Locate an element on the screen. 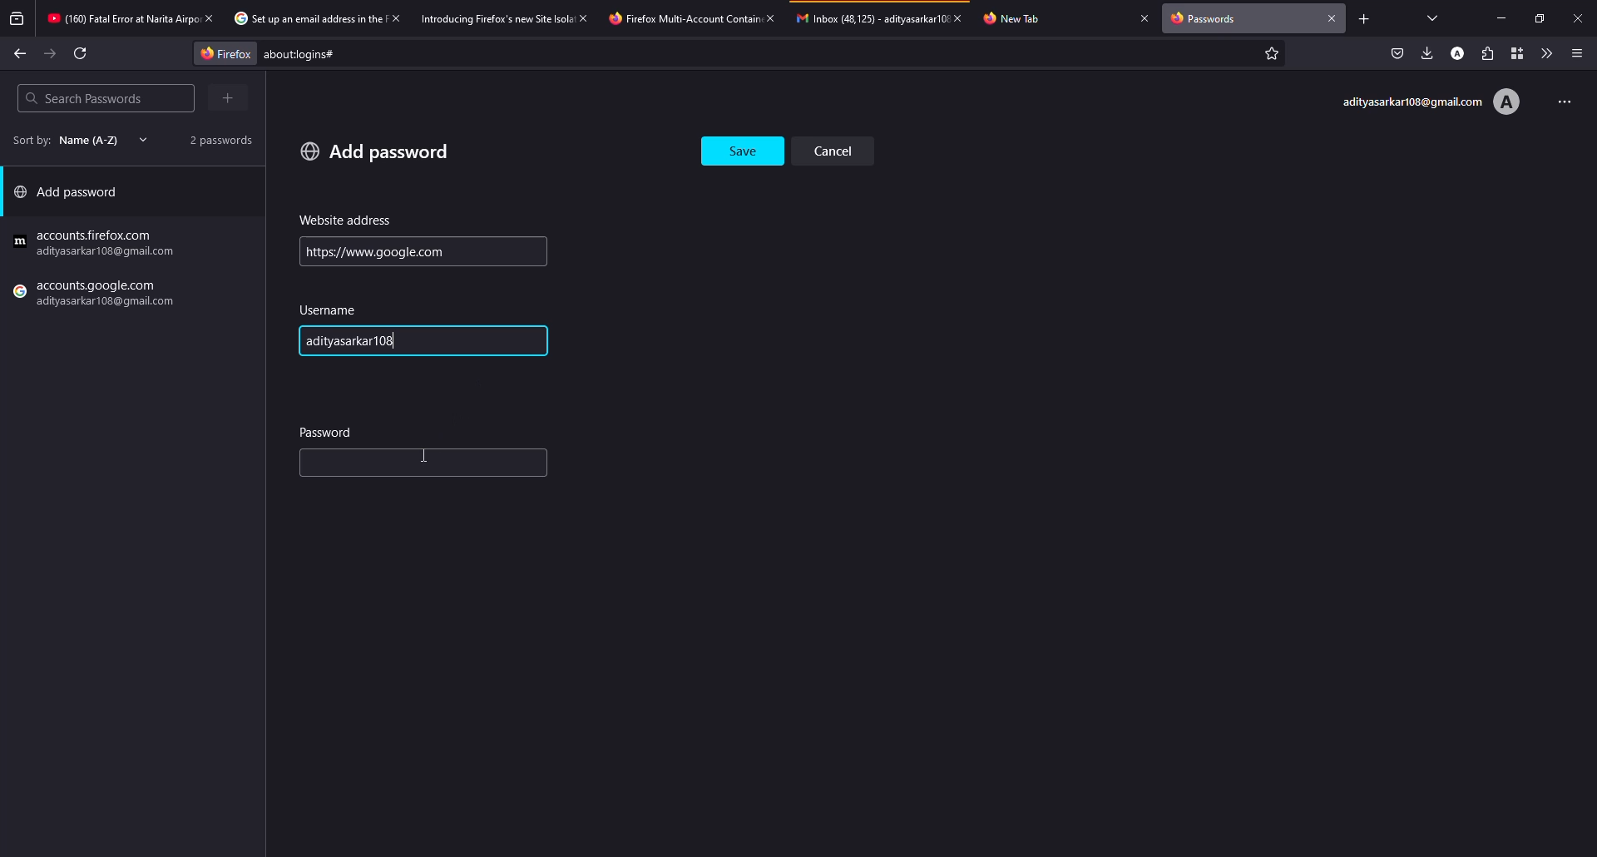  refresh is located at coordinates (82, 53).